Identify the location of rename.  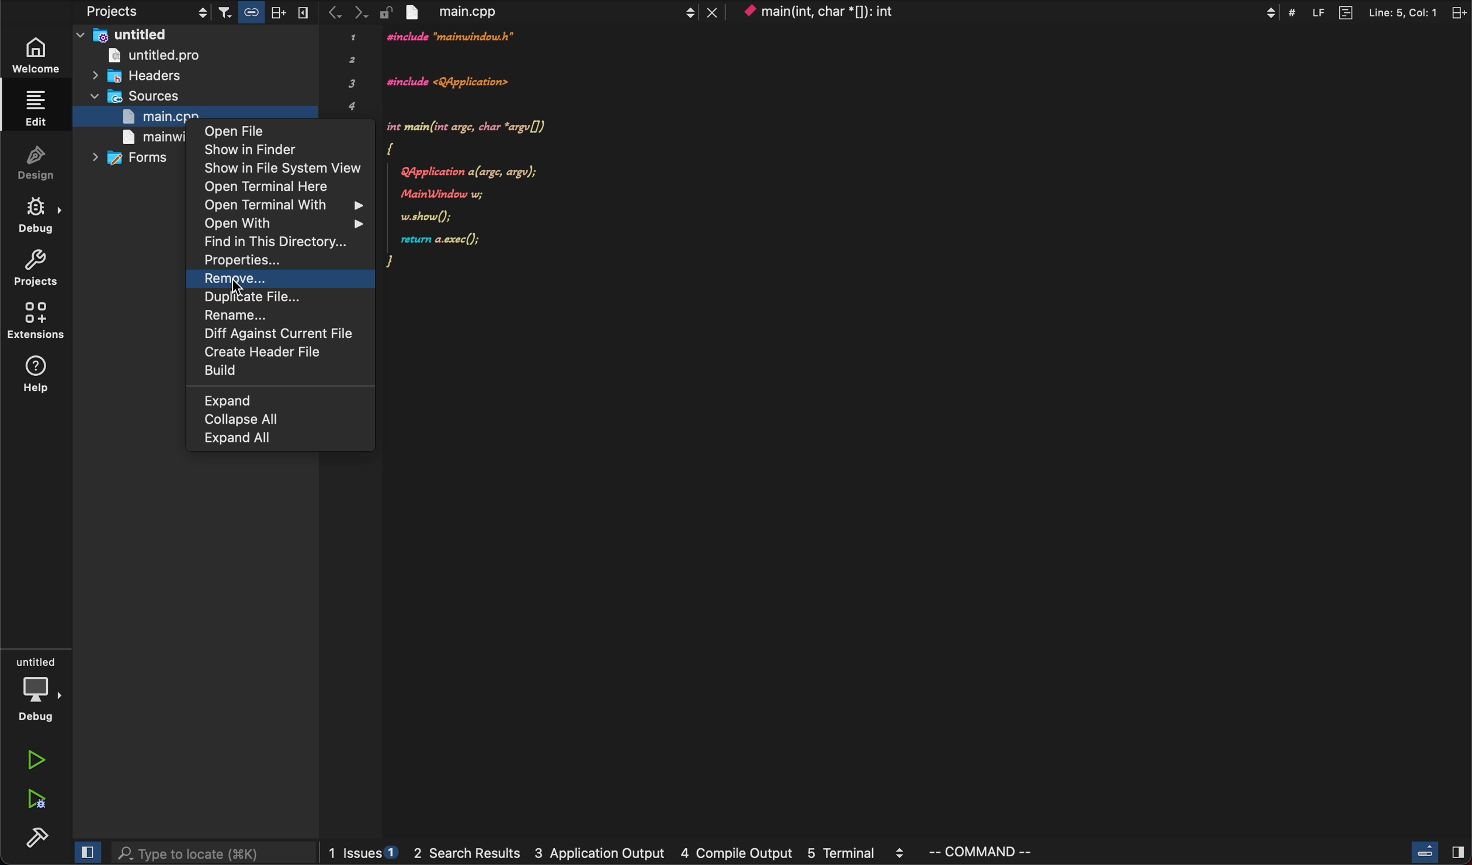
(247, 315).